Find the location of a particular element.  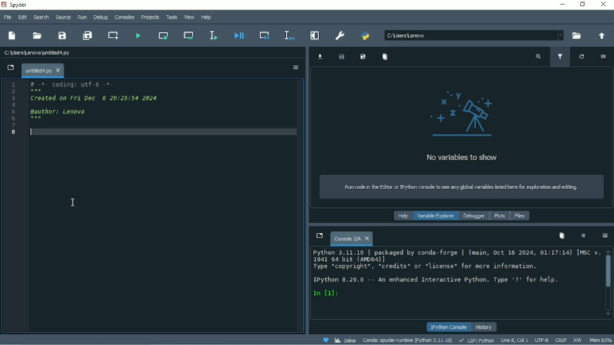

browse tab is located at coordinates (11, 68).